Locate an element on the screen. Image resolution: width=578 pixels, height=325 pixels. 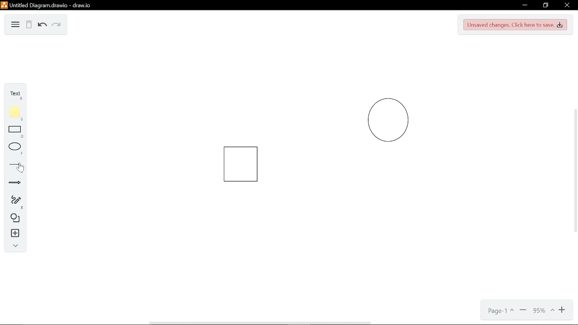
Delete is located at coordinates (29, 25).